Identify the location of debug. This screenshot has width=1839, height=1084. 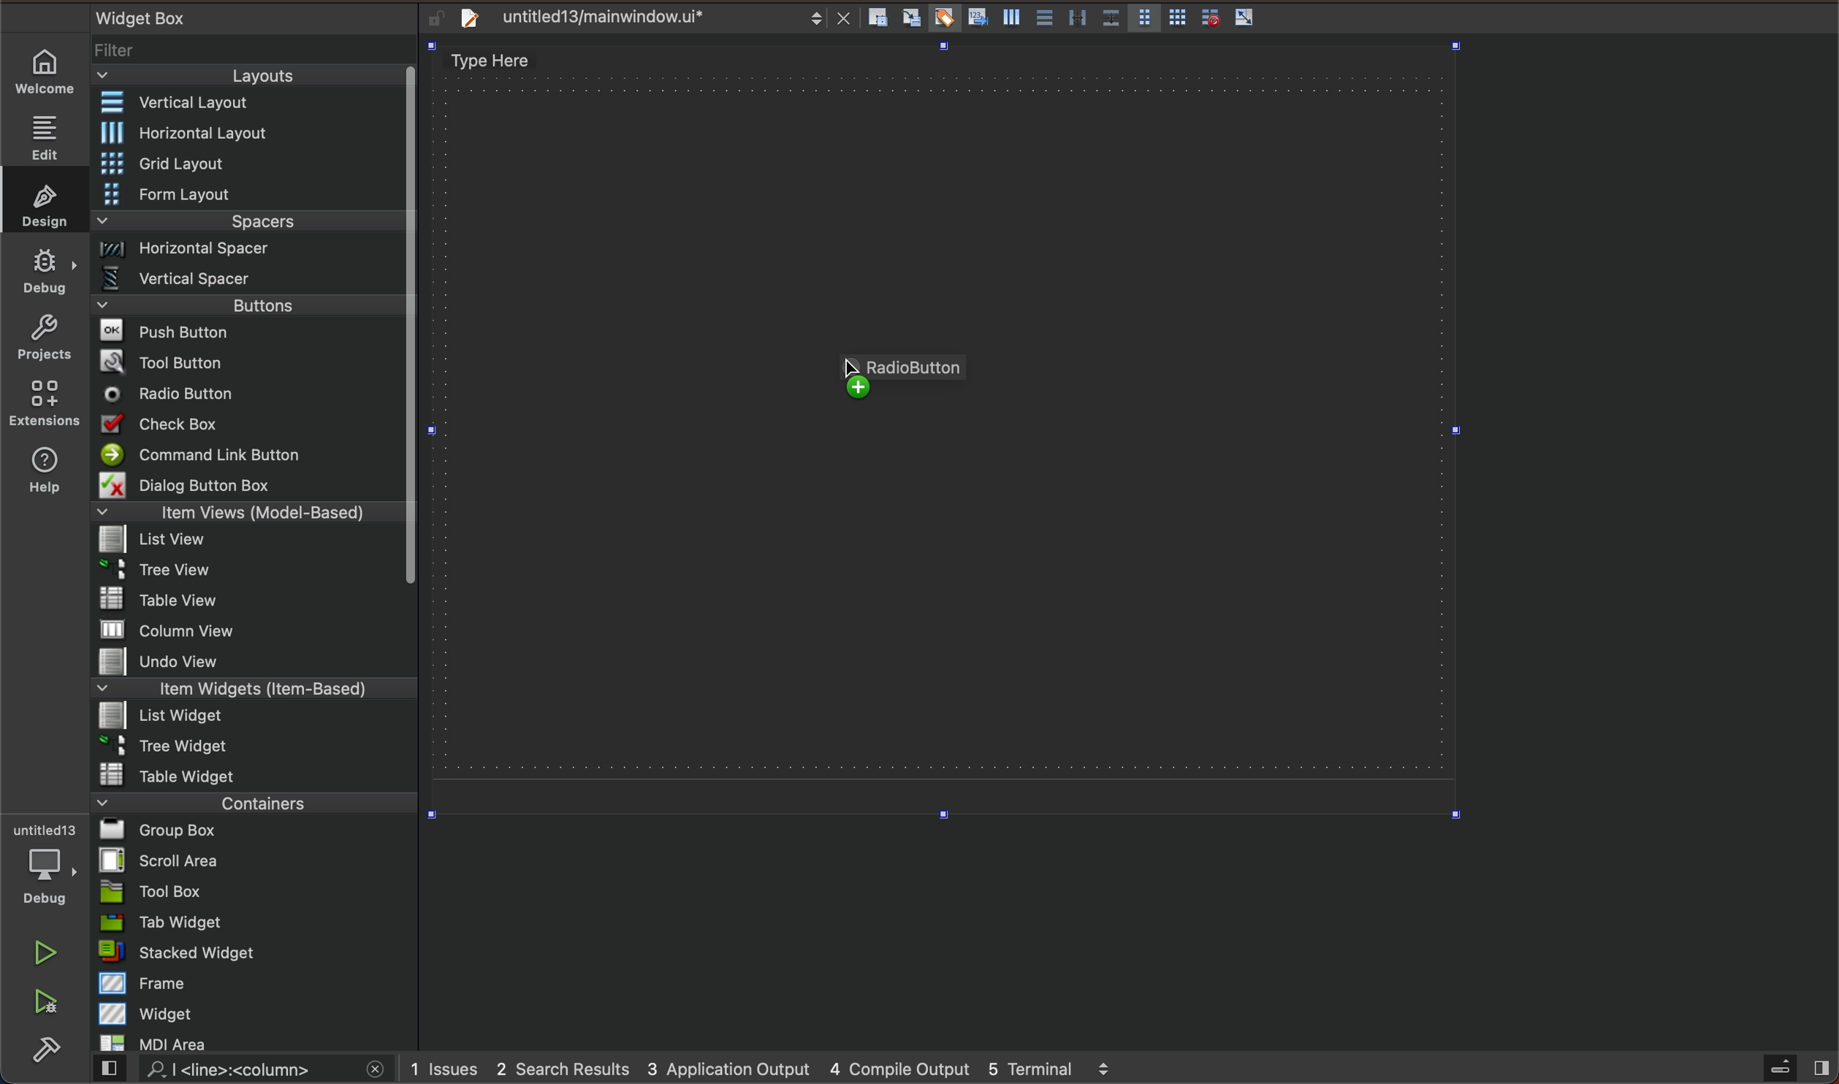
(53, 866).